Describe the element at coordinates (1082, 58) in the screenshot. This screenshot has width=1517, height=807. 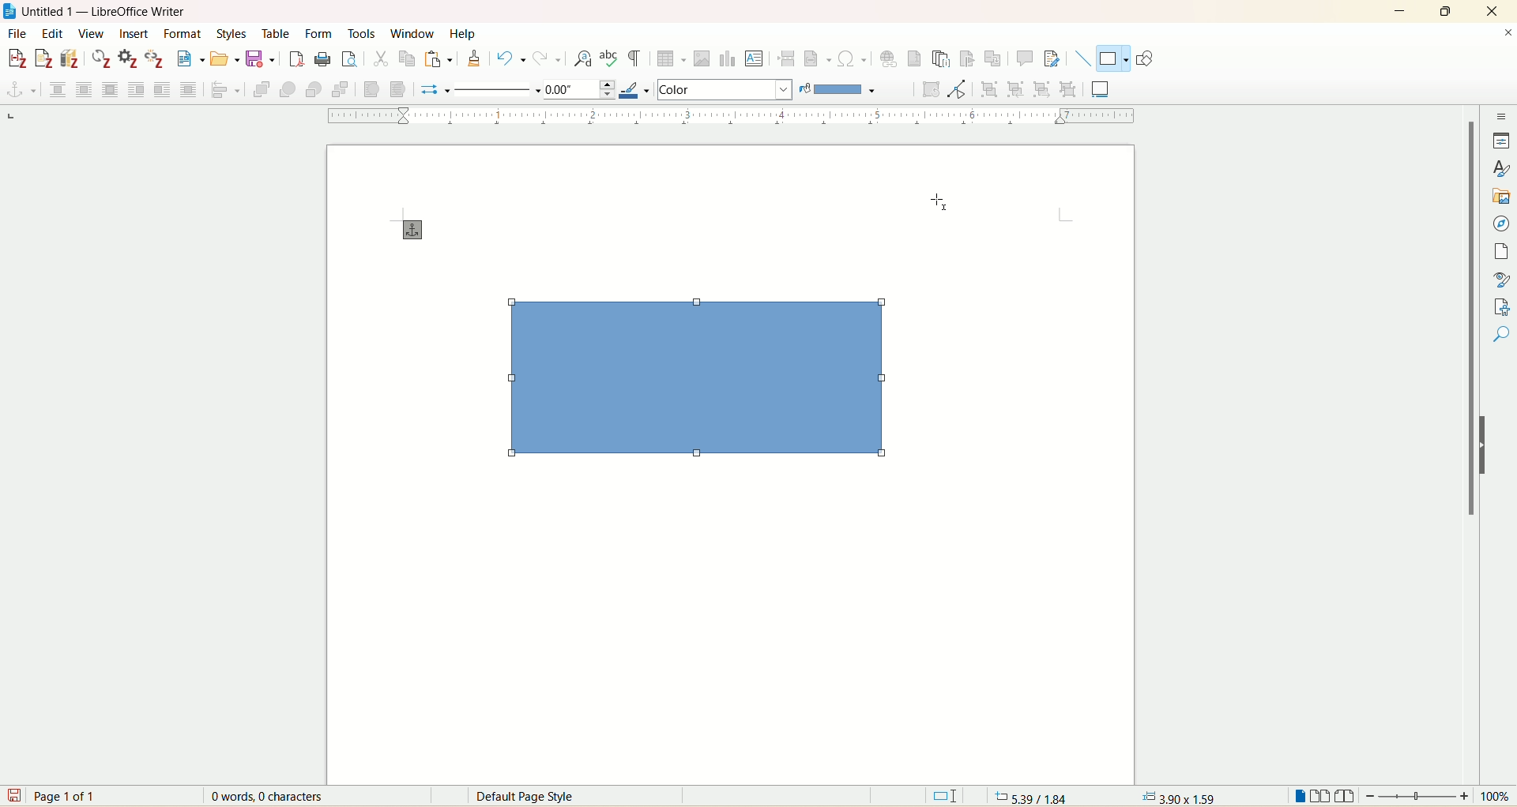
I see `insert line` at that location.